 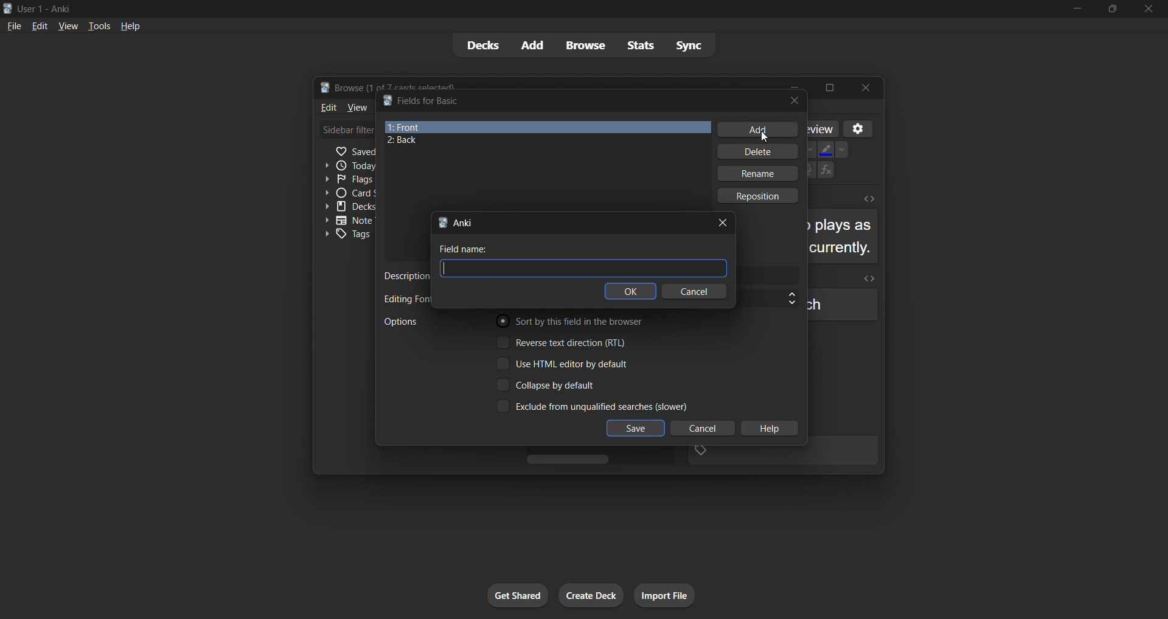 I want to click on add field, so click(x=756, y=129).